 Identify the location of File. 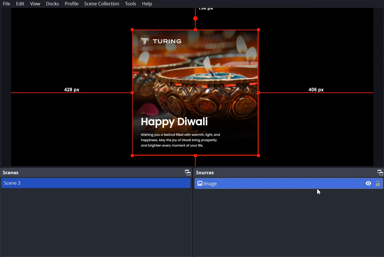
(7, 4).